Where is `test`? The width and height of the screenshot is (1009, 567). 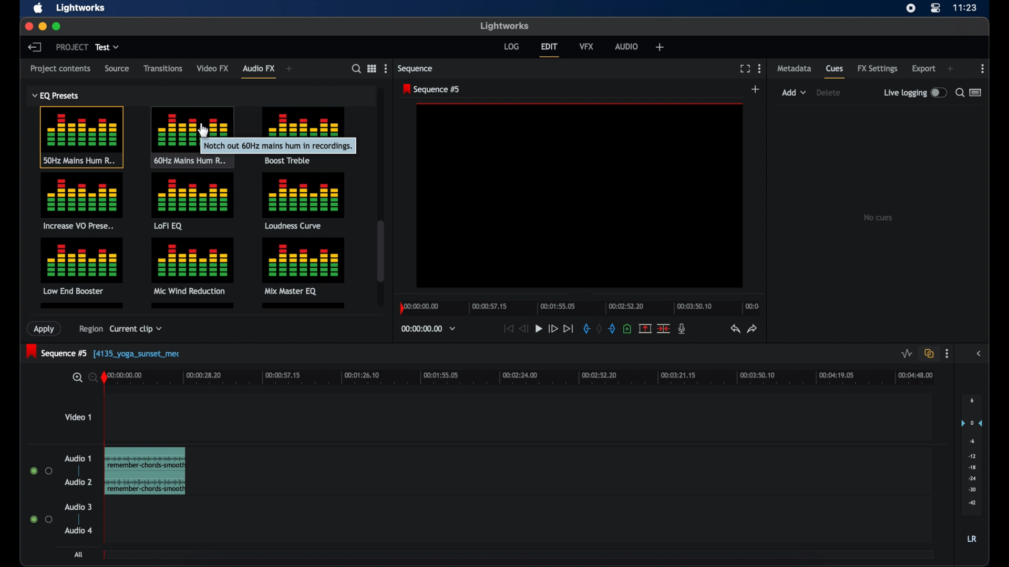
test is located at coordinates (107, 47).